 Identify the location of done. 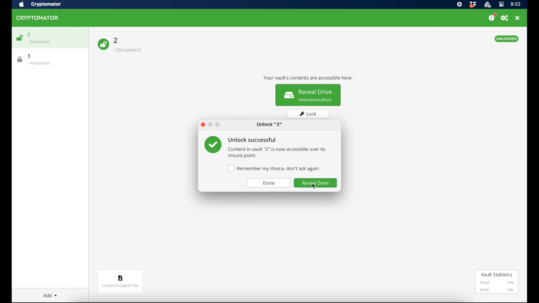
(269, 183).